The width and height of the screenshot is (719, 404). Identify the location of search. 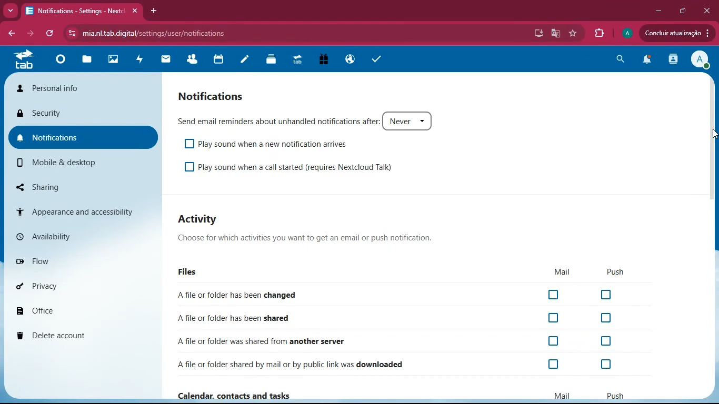
(620, 59).